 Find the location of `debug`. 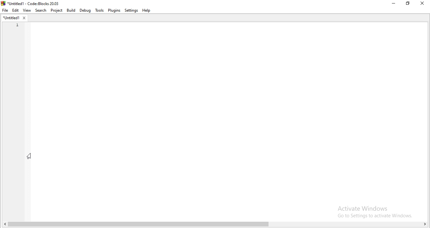

debug is located at coordinates (85, 10).